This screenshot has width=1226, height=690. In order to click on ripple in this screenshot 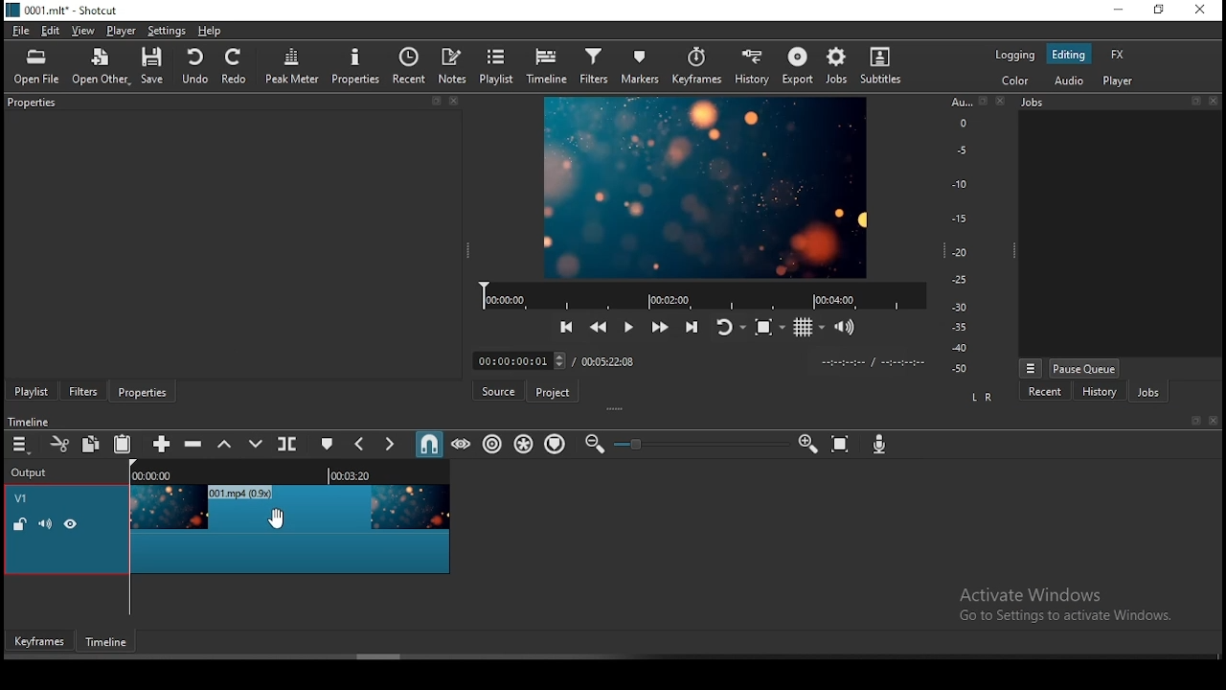, I will do `click(491, 443)`.